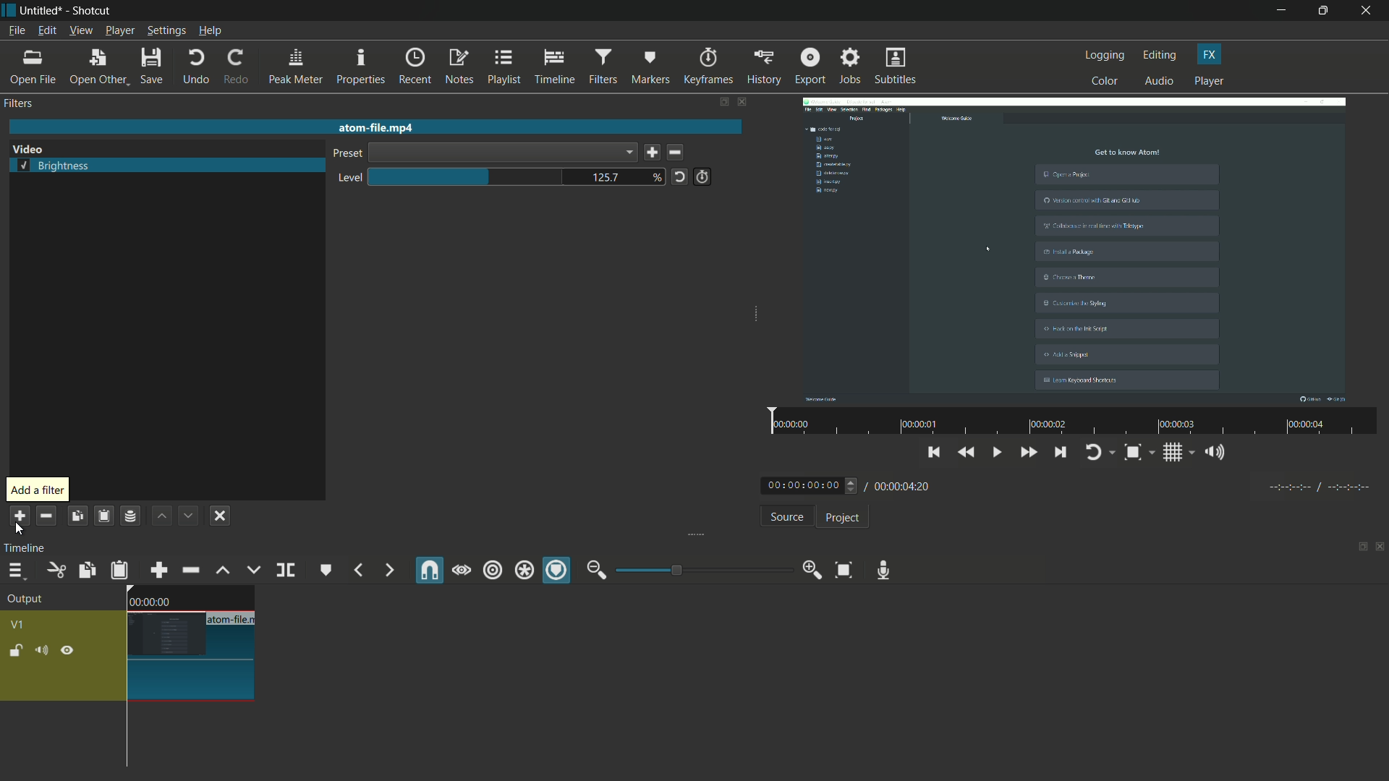 The width and height of the screenshot is (1389, 781). I want to click on move filter down, so click(190, 516).